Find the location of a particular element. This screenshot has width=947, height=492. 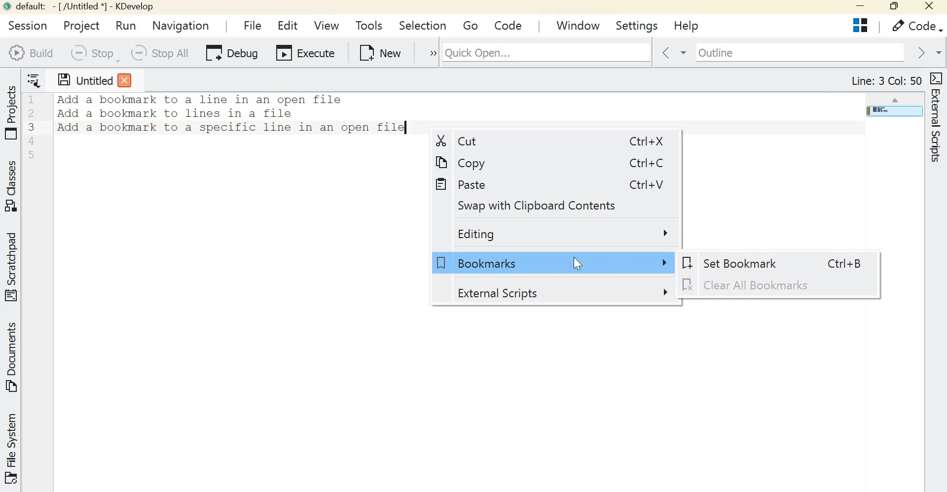

code is located at coordinates (509, 24).